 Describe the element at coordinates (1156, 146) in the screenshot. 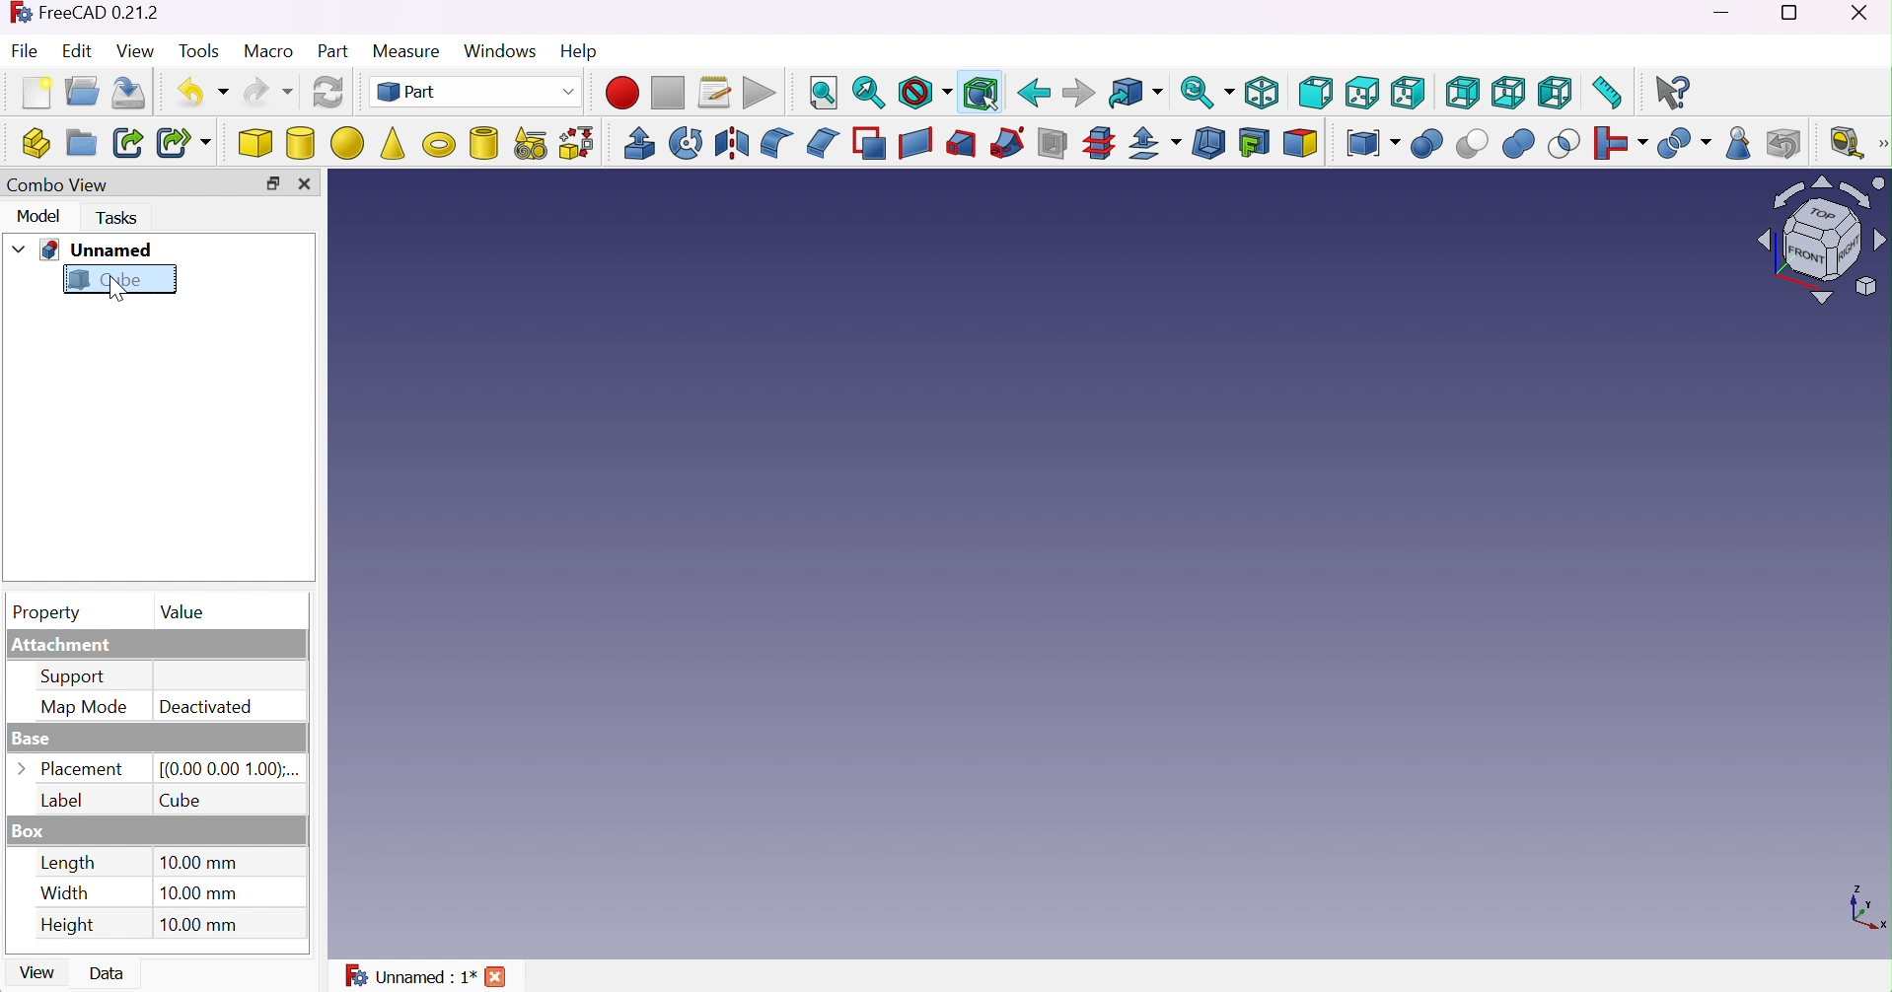

I see `Offset:` at that location.